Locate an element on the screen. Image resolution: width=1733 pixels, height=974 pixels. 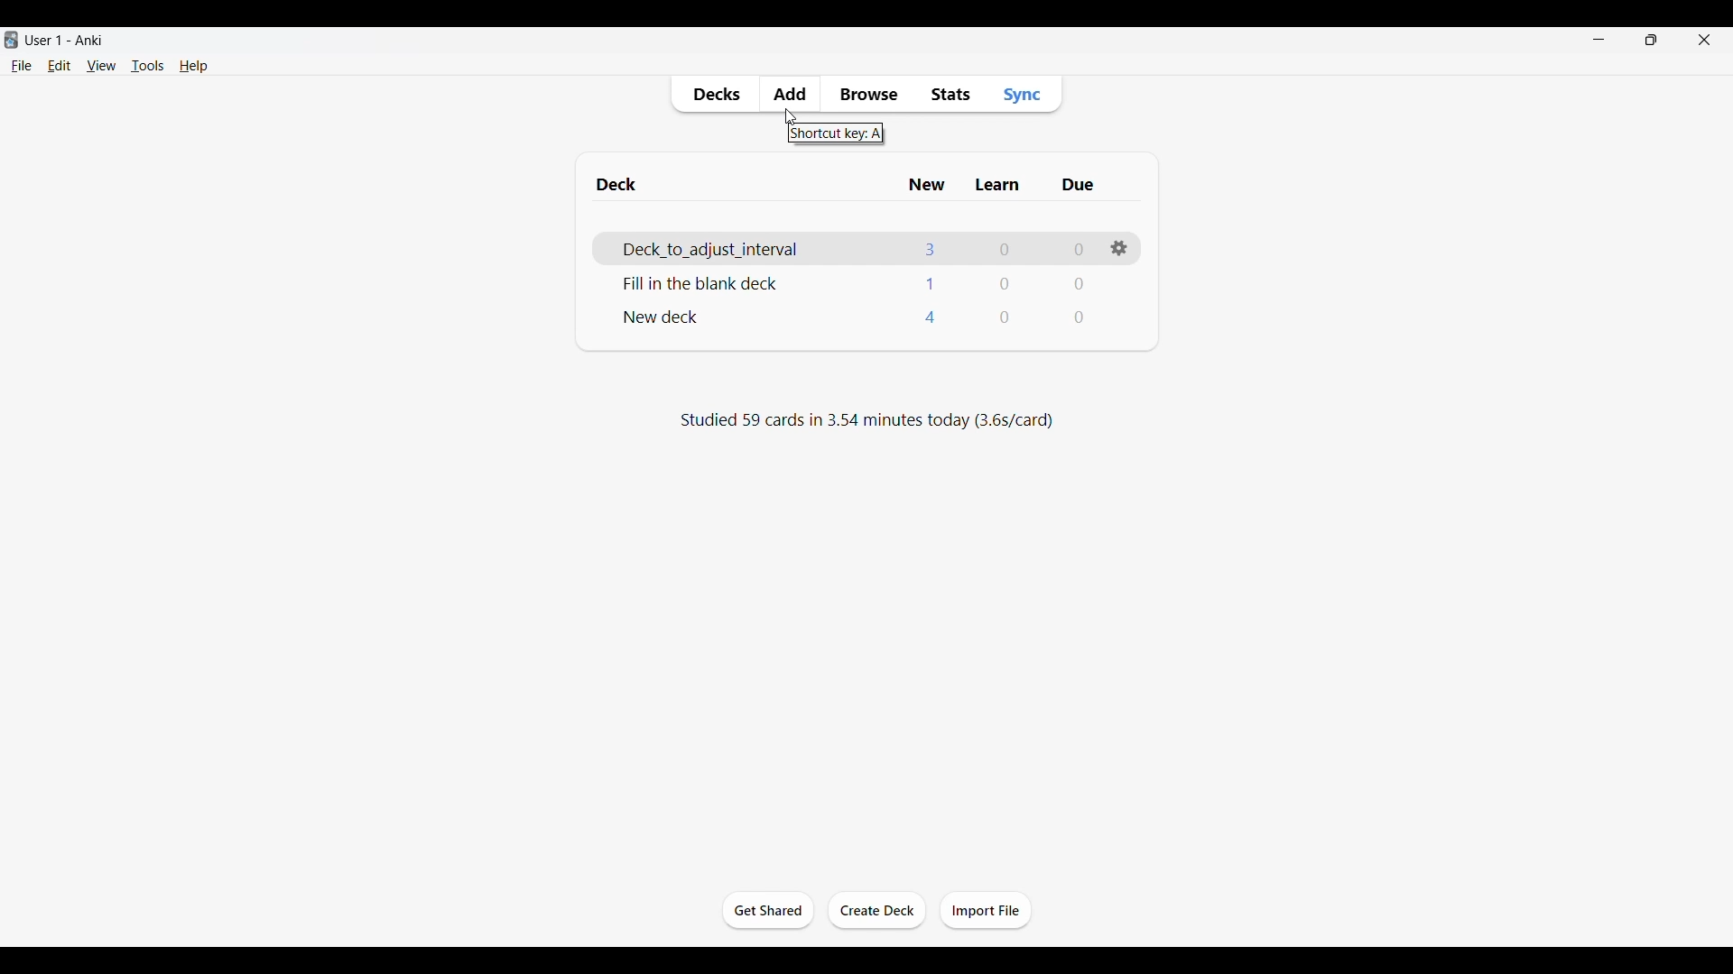
Details specific to each column and deck is located at coordinates (1006, 315).